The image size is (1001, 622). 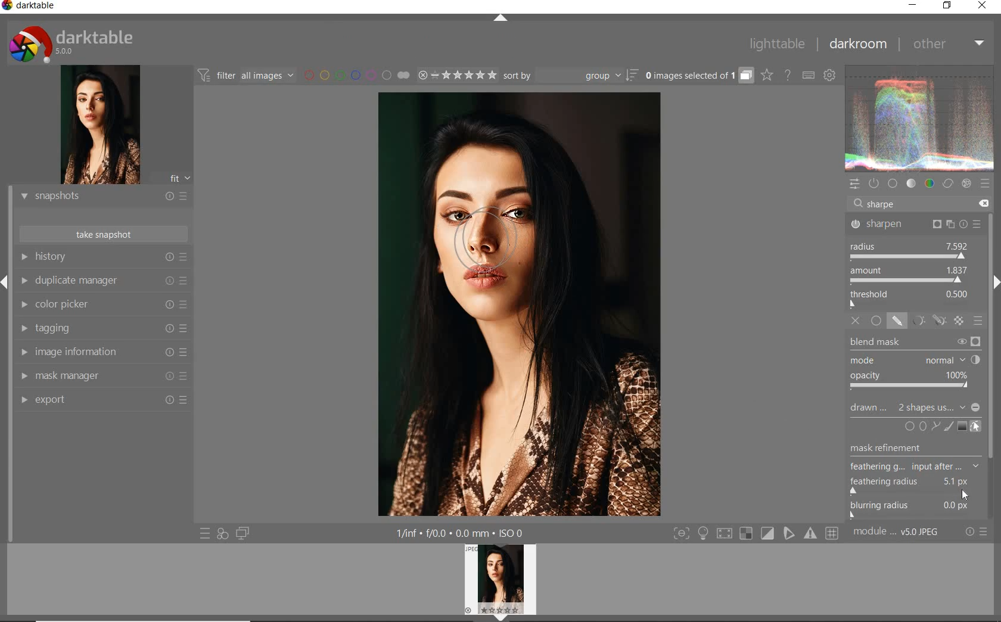 What do you see at coordinates (913, 381) in the screenshot?
I see `OPACITY` at bounding box center [913, 381].